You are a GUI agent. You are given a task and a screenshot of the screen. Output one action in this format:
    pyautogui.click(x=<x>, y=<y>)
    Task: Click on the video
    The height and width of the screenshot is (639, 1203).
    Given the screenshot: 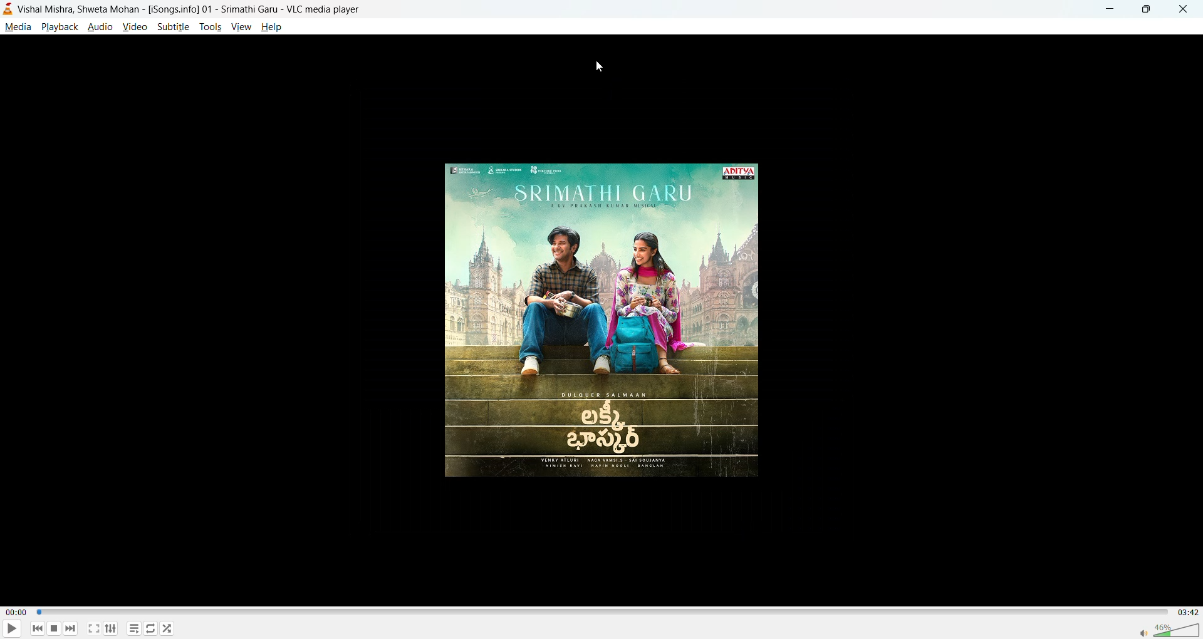 What is the action you would take?
    pyautogui.click(x=136, y=26)
    